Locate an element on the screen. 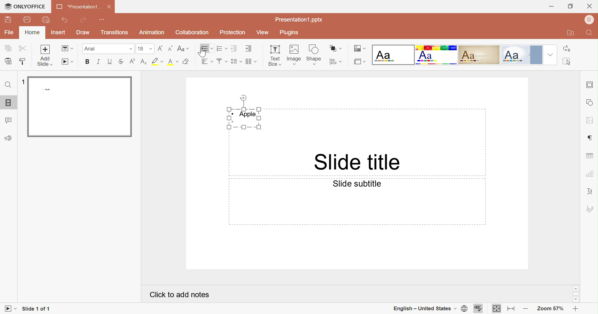  Close is located at coordinates (109, 8).